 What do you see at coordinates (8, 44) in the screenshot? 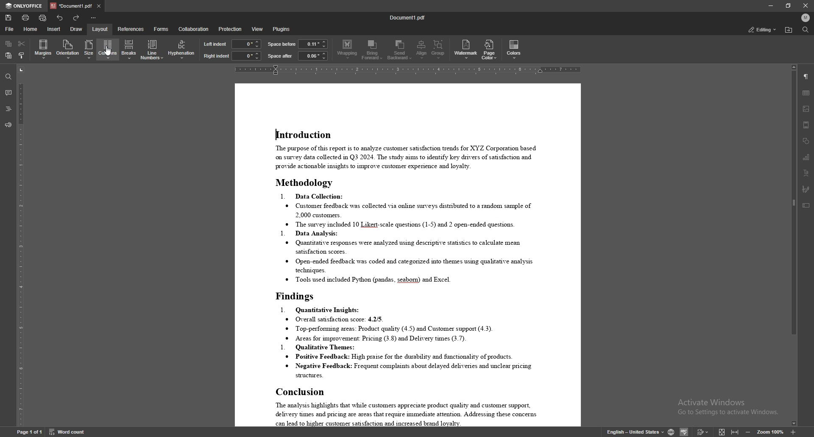
I see `copy` at bounding box center [8, 44].